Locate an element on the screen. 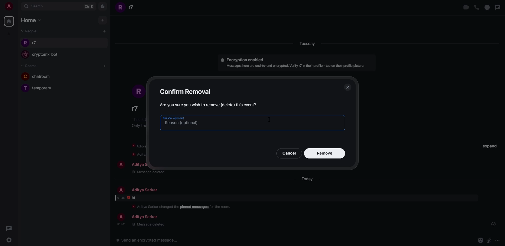 The image size is (505, 246). people is located at coordinates (133, 7).